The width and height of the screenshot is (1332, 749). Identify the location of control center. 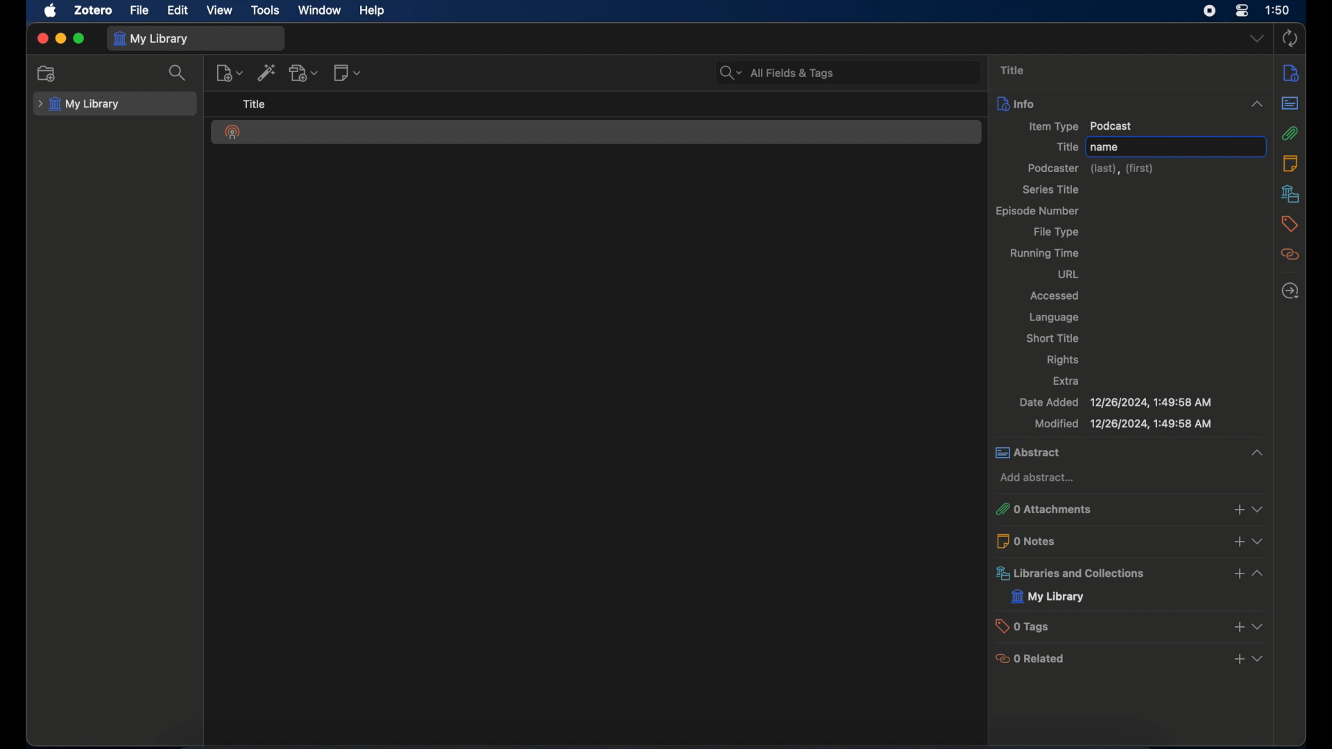
(1242, 11).